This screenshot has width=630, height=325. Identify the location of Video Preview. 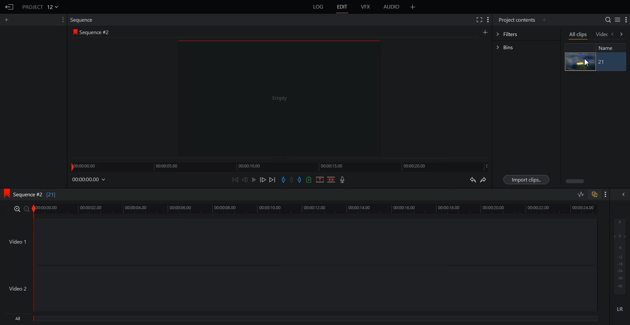
(283, 99).